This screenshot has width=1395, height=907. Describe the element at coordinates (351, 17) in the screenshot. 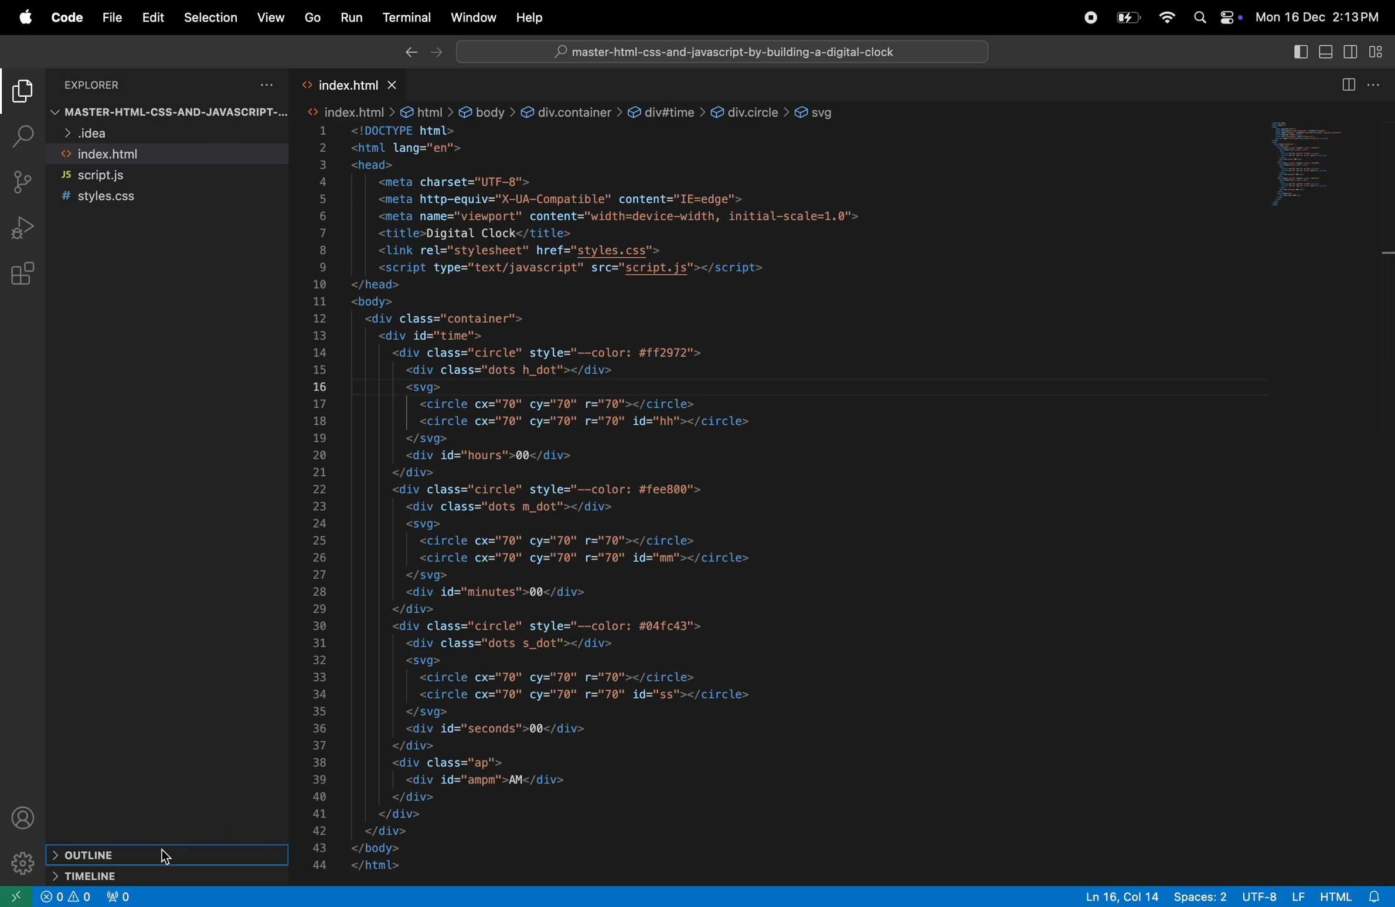

I see `Run` at that location.